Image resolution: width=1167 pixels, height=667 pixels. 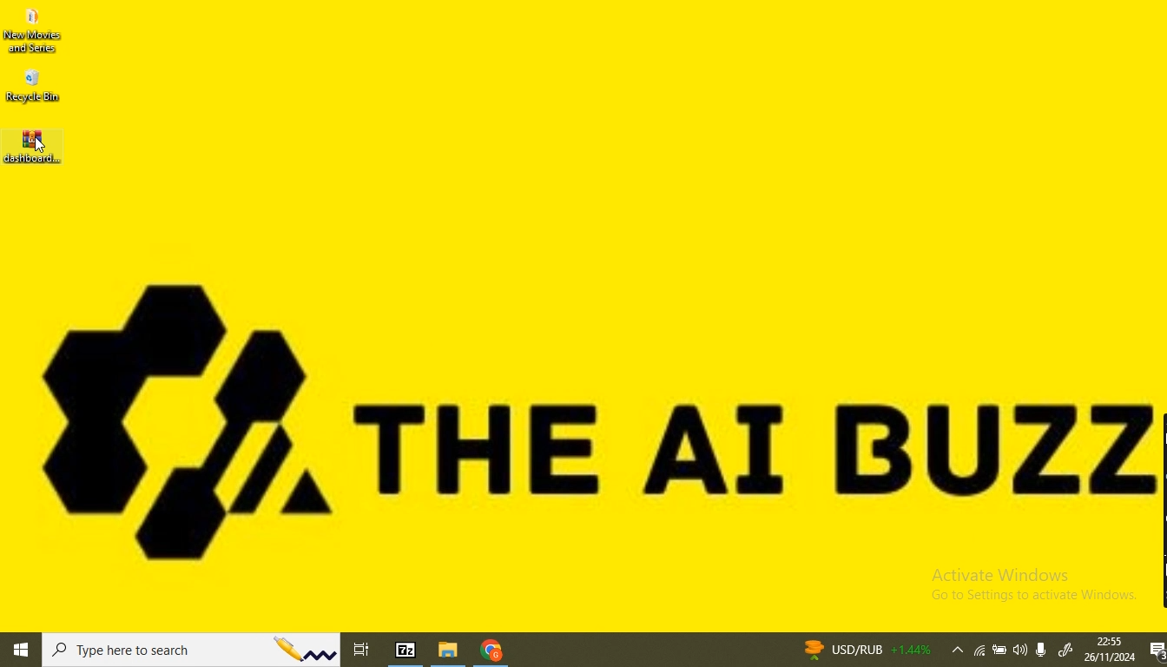 I want to click on battery, so click(x=1000, y=652).